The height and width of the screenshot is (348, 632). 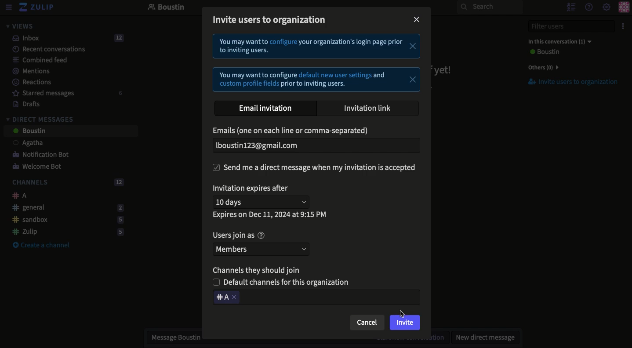 I want to click on Recent conversations, so click(x=44, y=49).